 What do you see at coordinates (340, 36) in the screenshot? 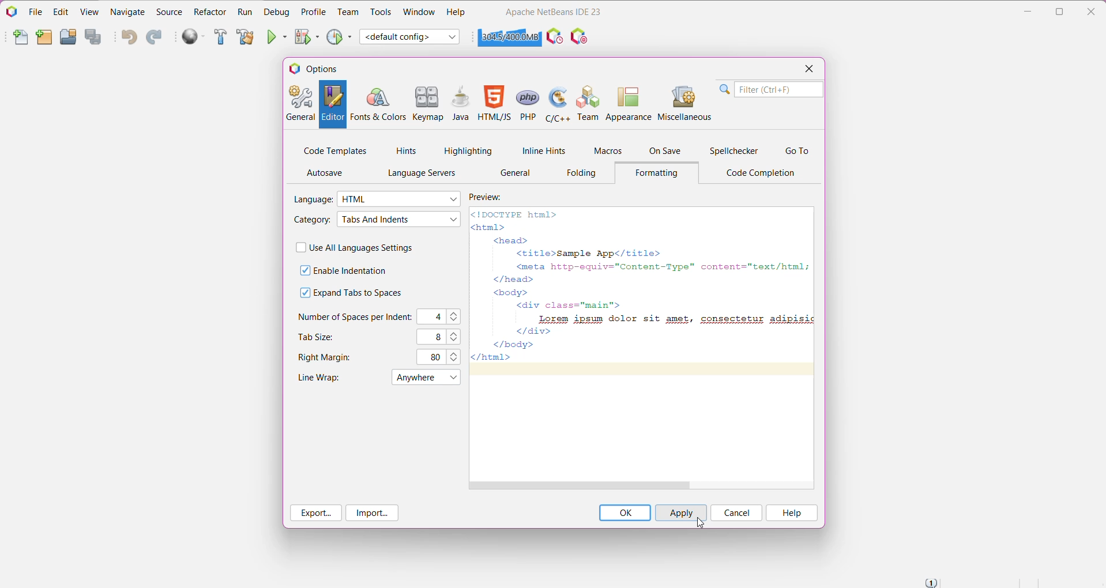
I see `Profile Project` at bounding box center [340, 36].